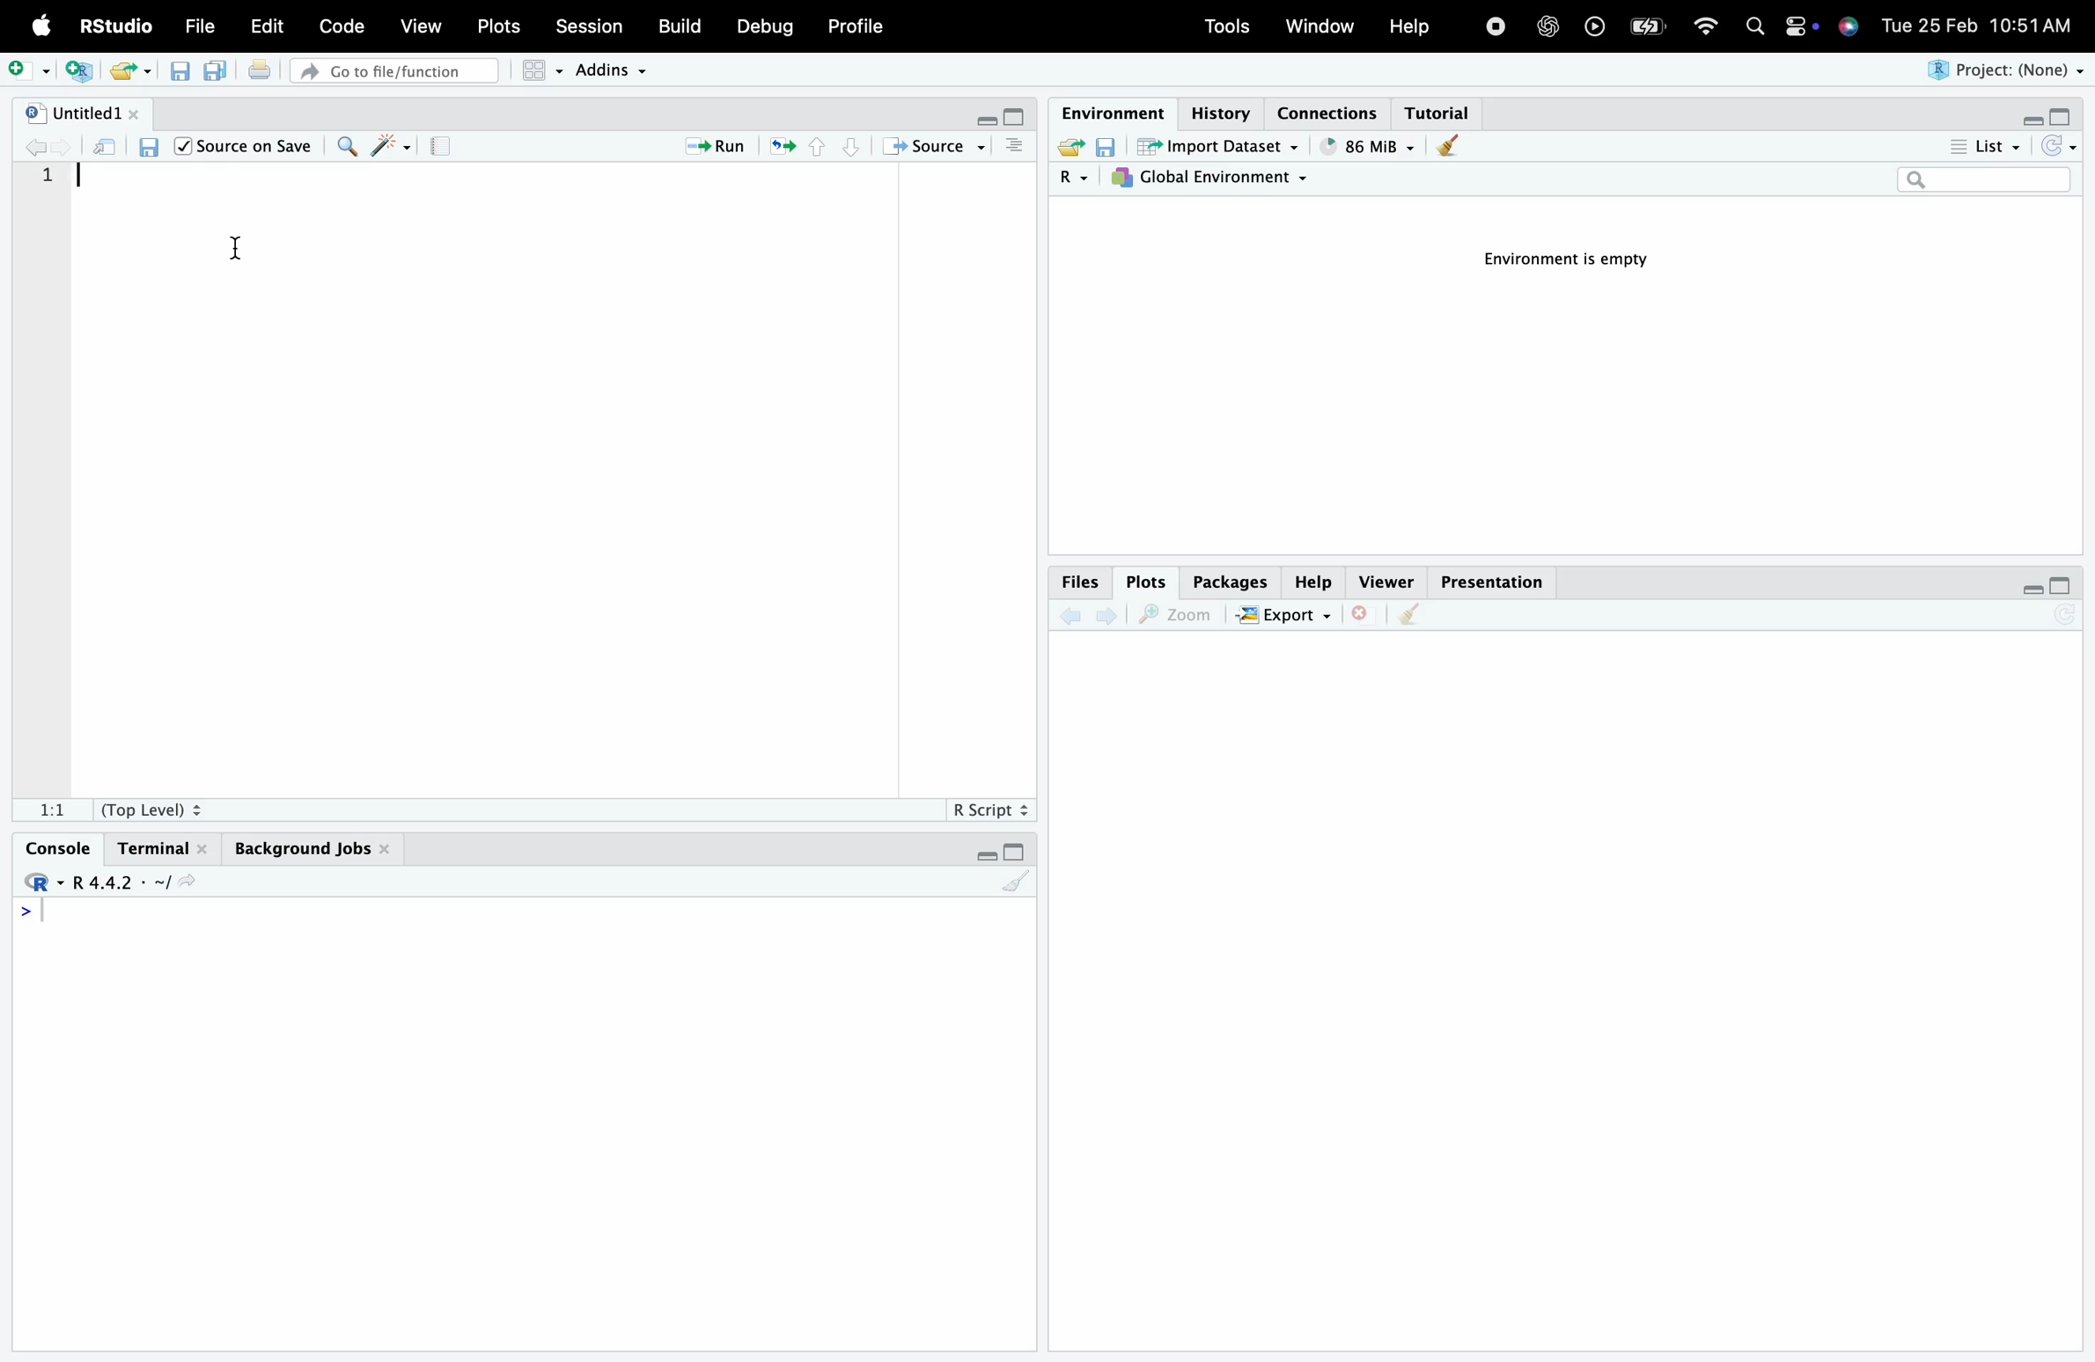 This screenshot has height=1362, width=2095. What do you see at coordinates (448, 150) in the screenshot?
I see `notebook` at bounding box center [448, 150].